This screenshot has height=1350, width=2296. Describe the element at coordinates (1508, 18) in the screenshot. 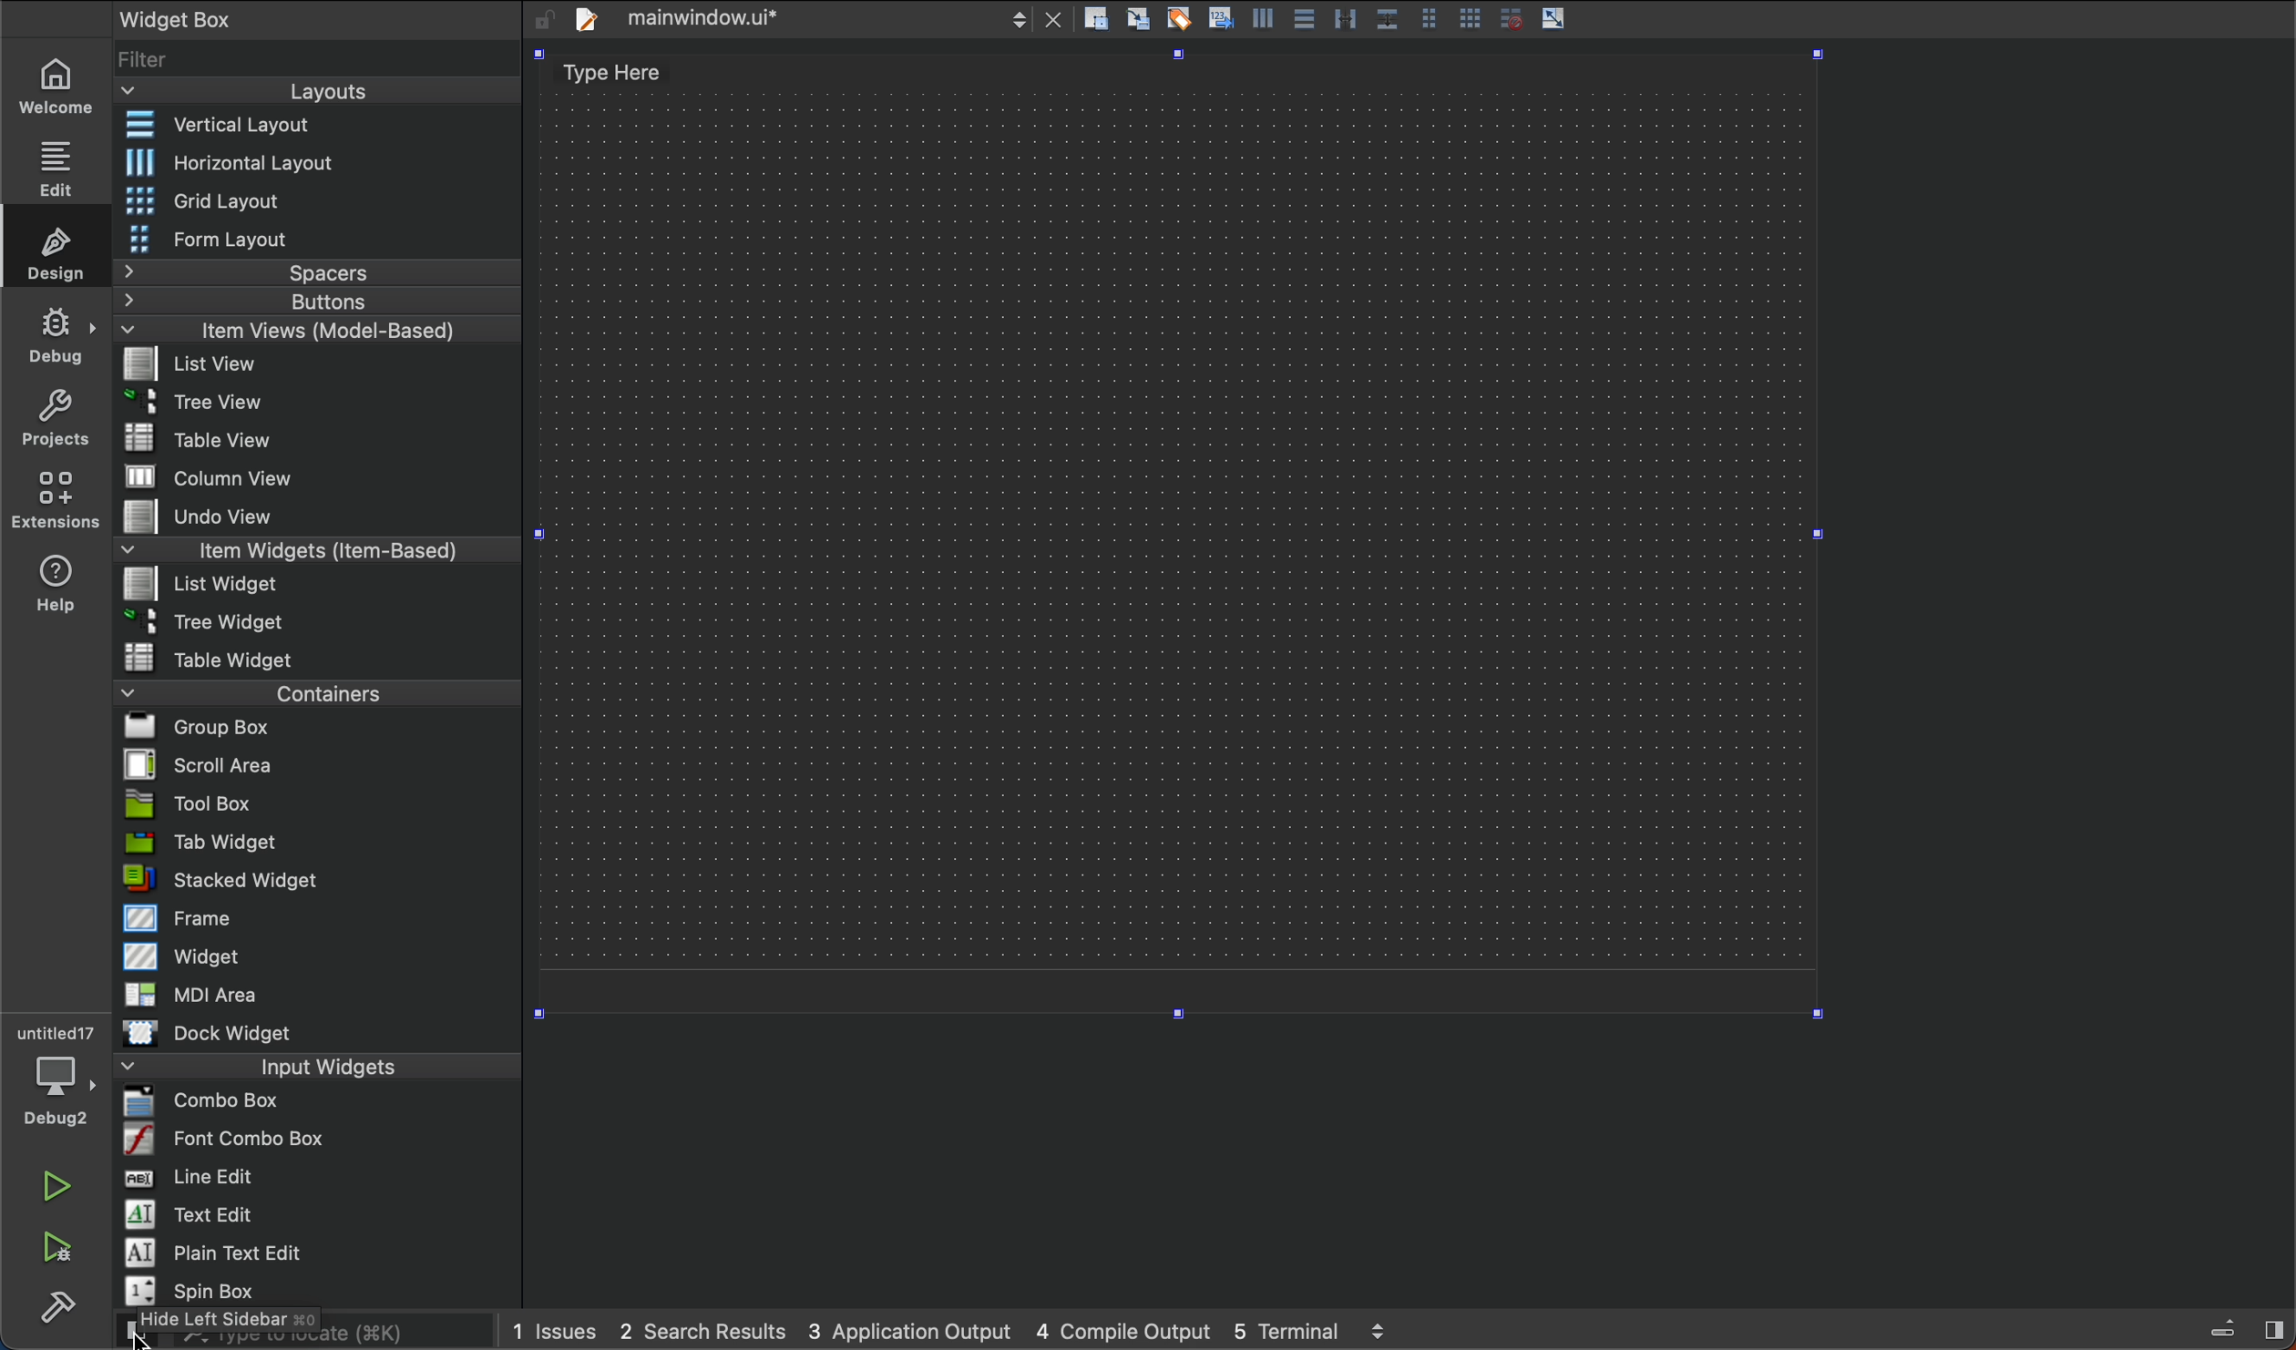

I see `` at that location.